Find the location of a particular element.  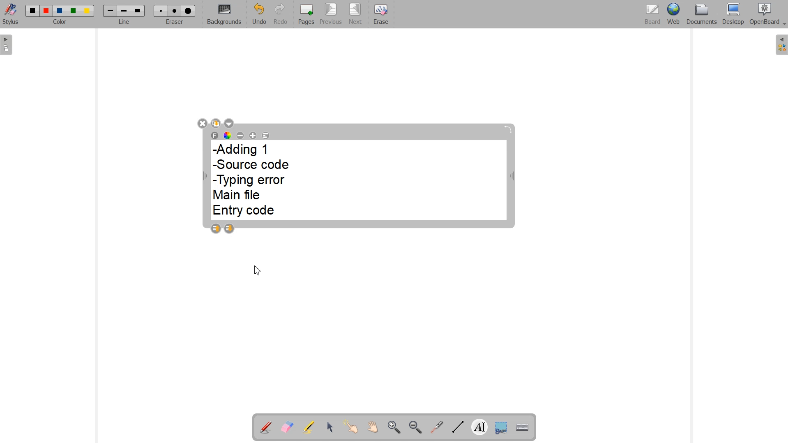

Undo is located at coordinates (258, 14).